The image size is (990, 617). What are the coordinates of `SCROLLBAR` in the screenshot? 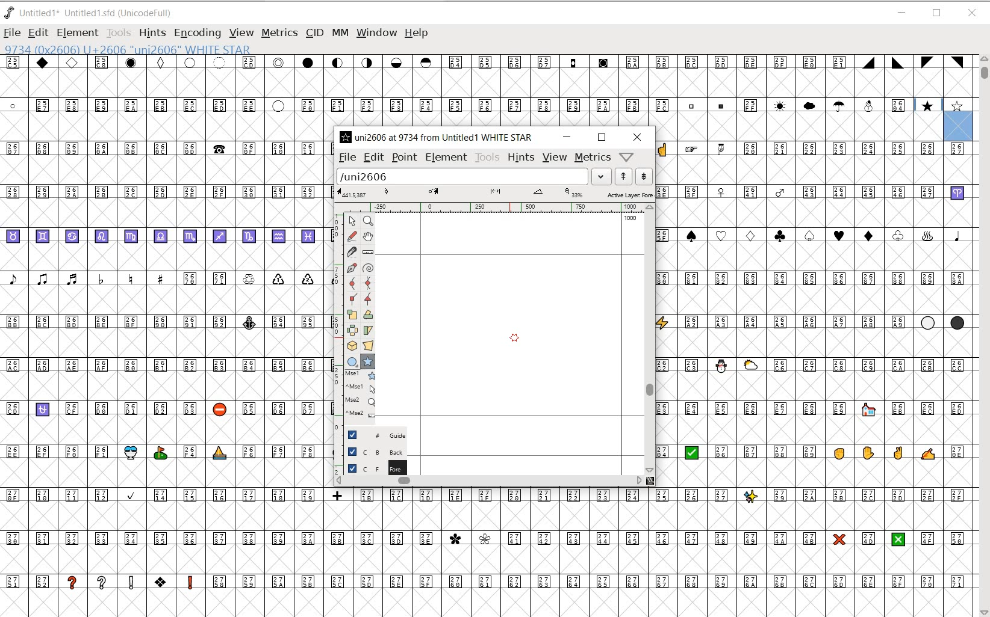 It's located at (650, 338).